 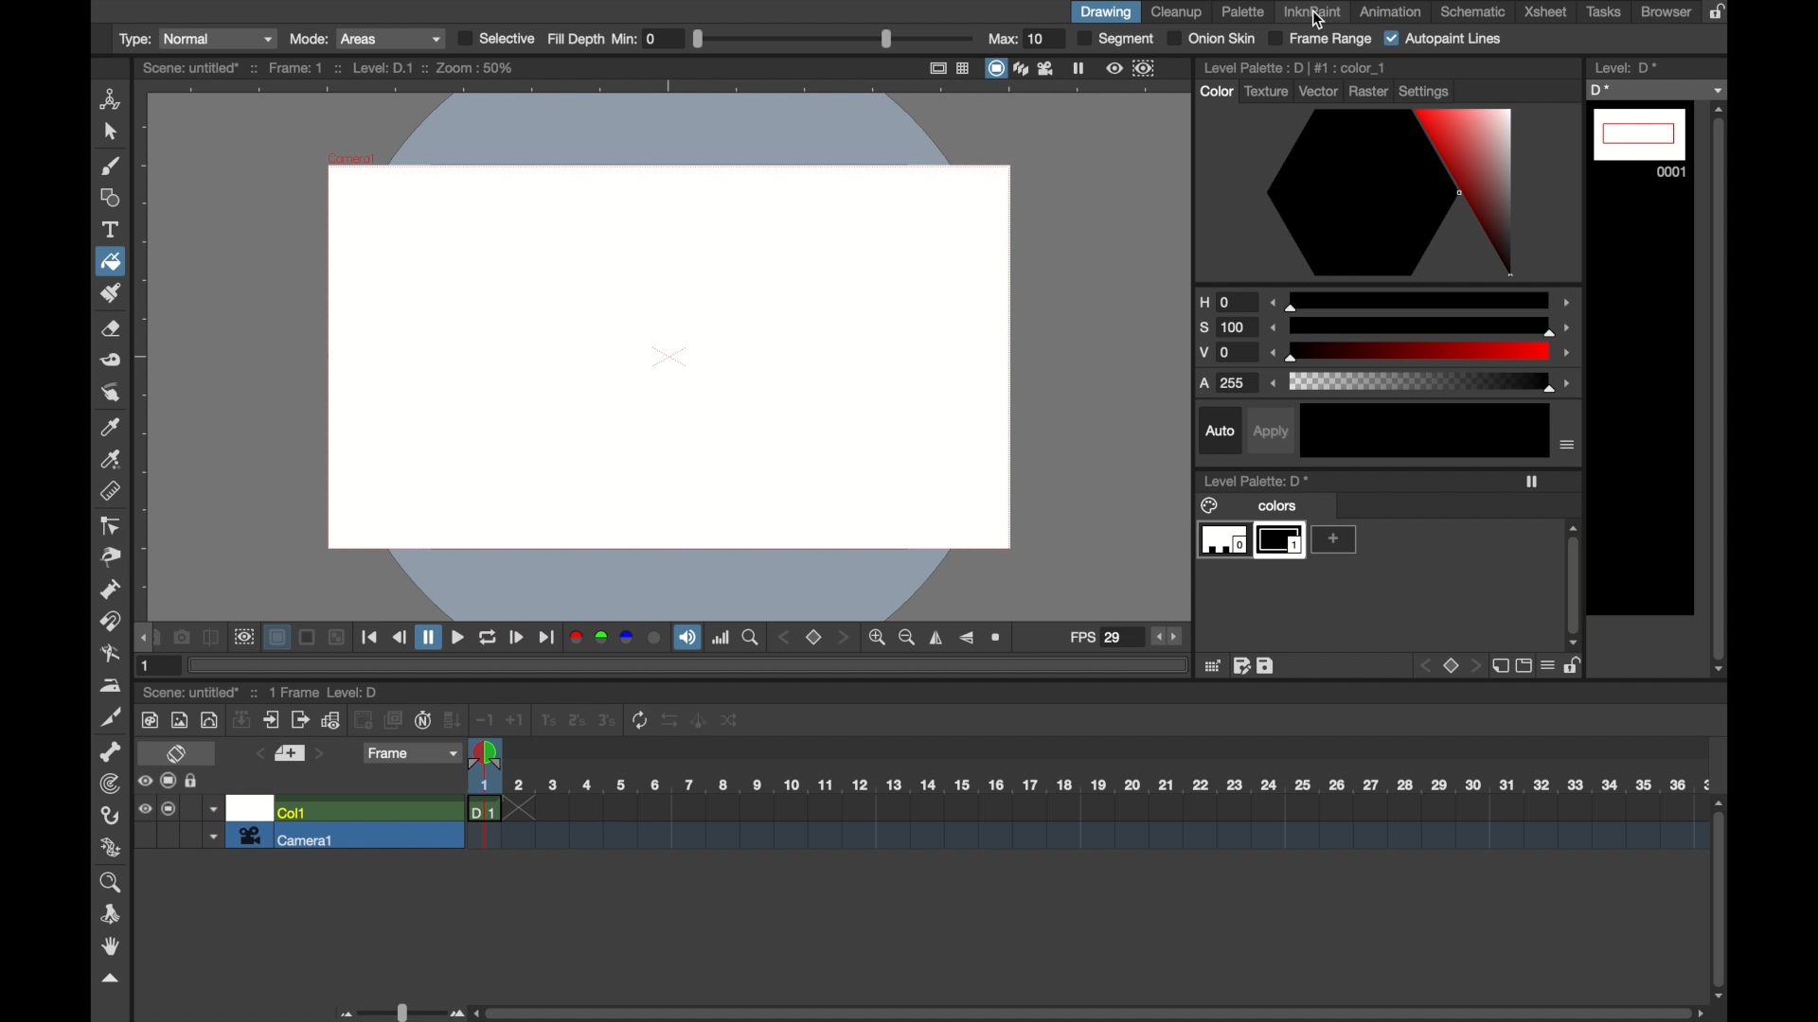 I want to click on dropdown, so click(x=211, y=838).